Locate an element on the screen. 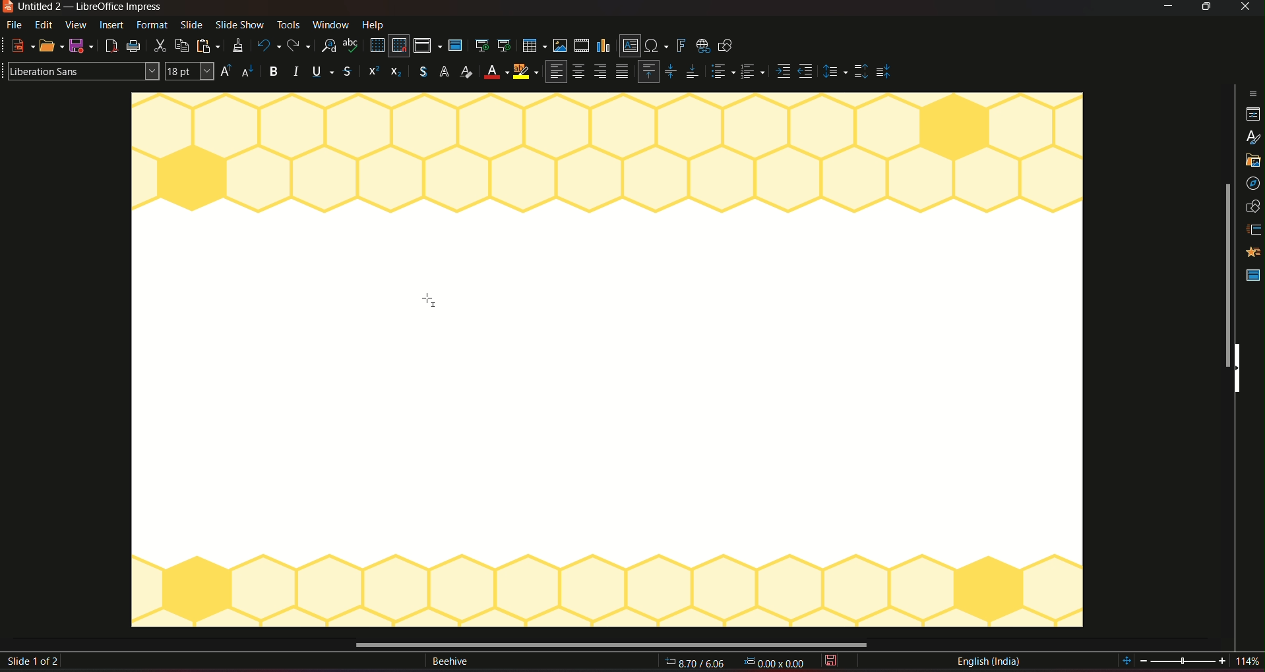 The width and height of the screenshot is (1265, 672). display grid is located at coordinates (377, 45).